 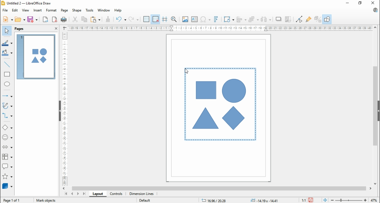 I want to click on edit, so click(x=15, y=10).